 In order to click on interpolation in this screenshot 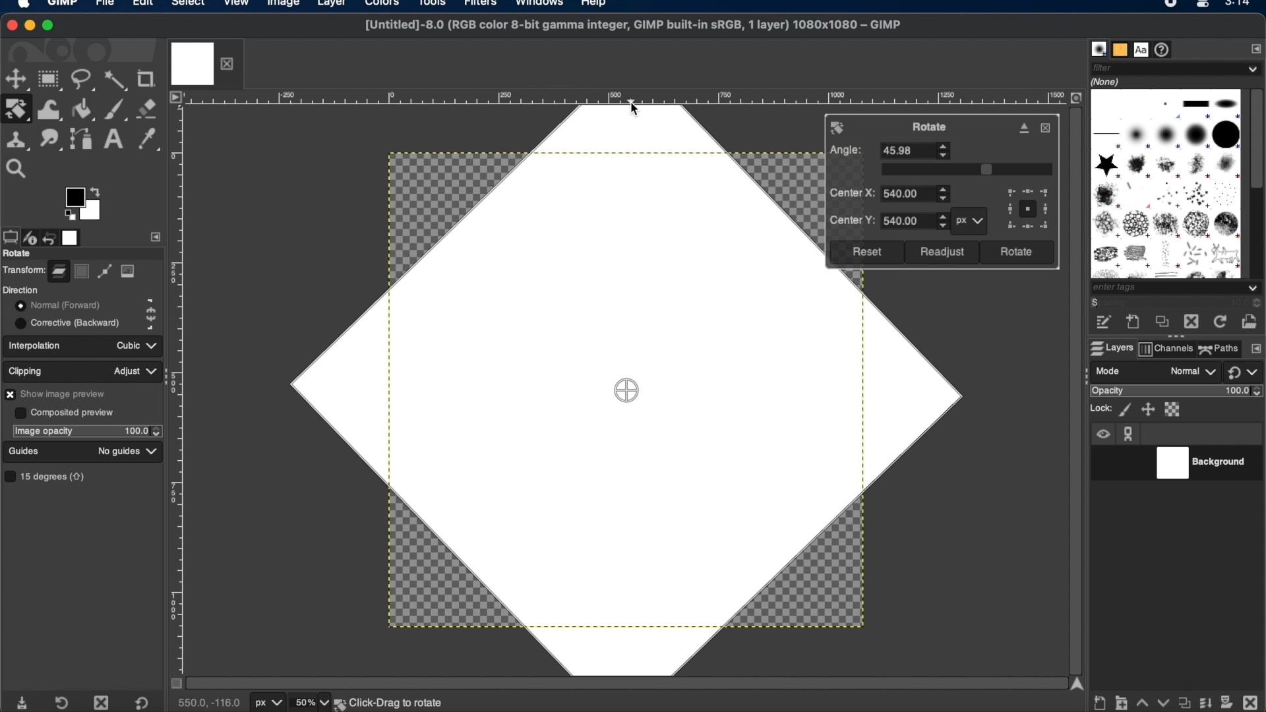, I will do `click(38, 345)`.